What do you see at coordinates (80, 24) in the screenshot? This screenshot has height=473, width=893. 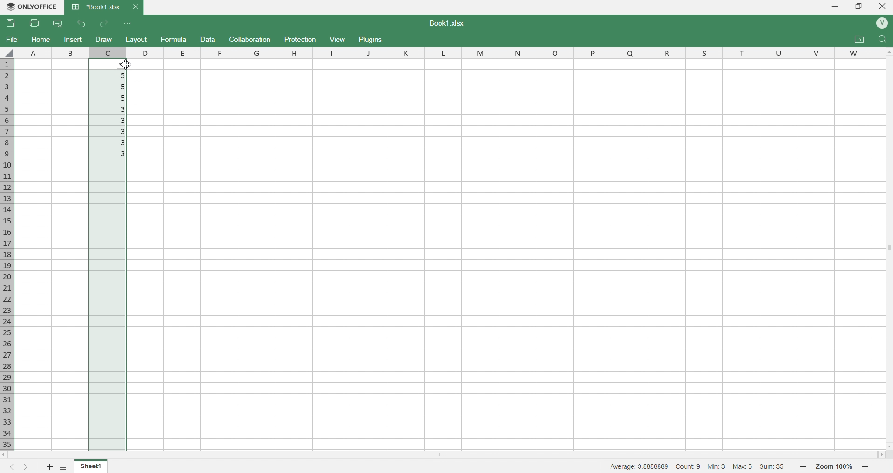 I see `undo` at bounding box center [80, 24].